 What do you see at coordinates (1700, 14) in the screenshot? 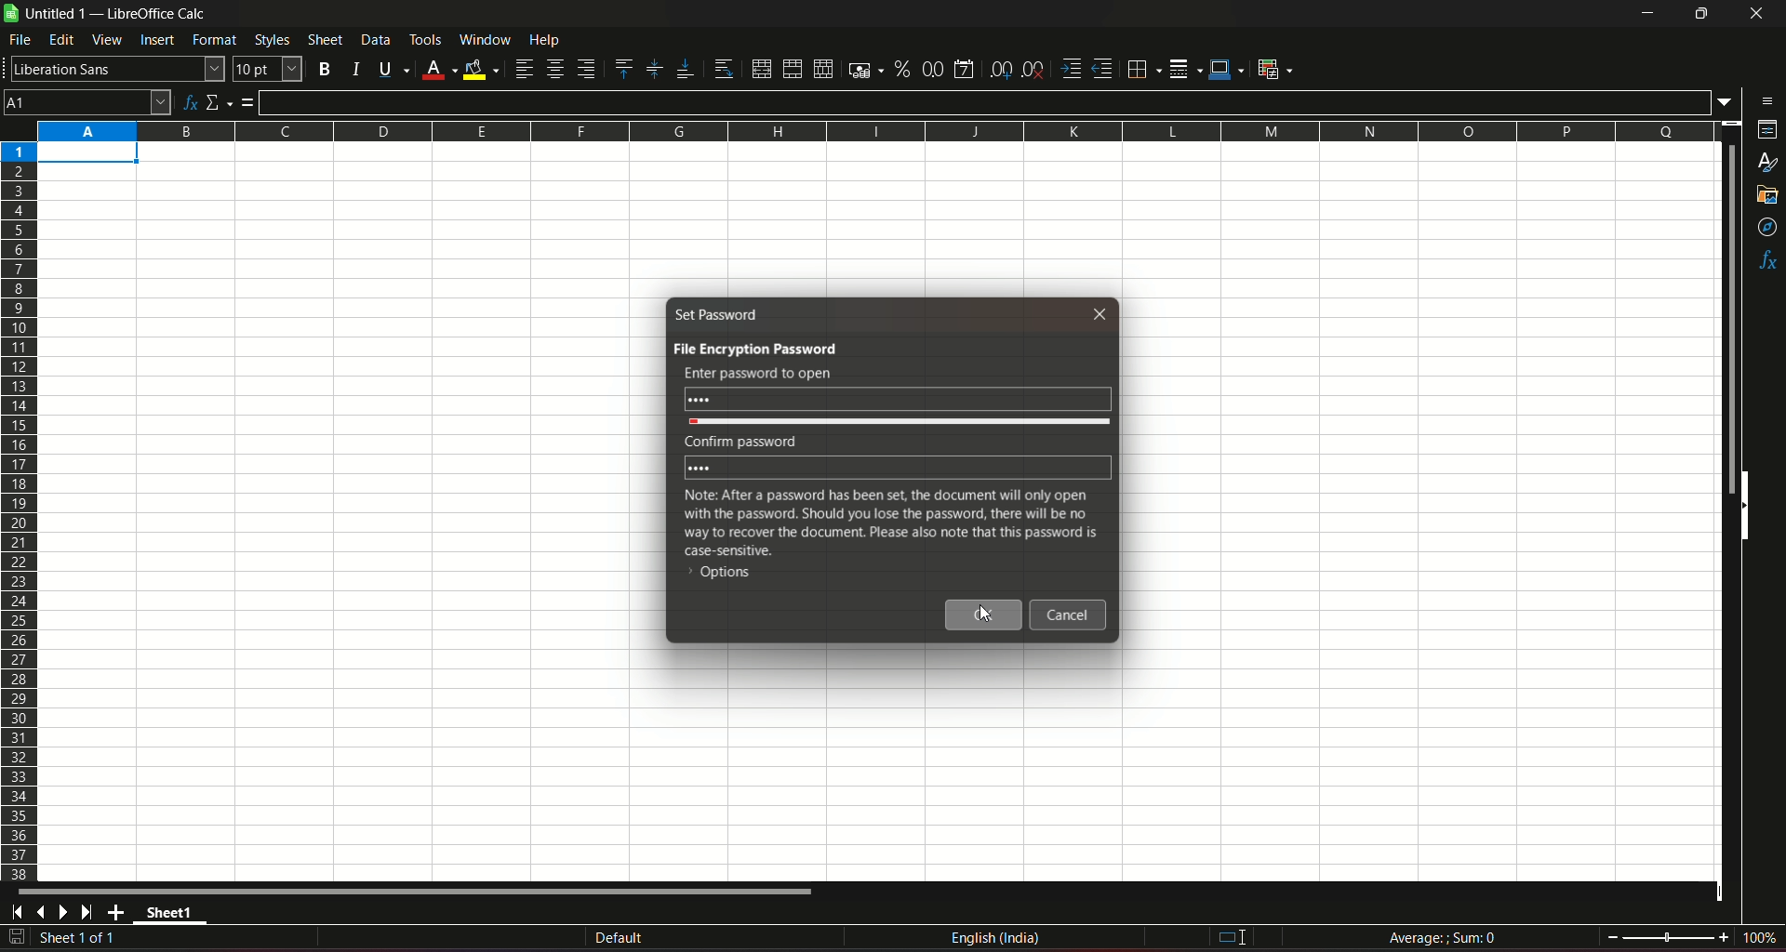
I see `maximize` at bounding box center [1700, 14].